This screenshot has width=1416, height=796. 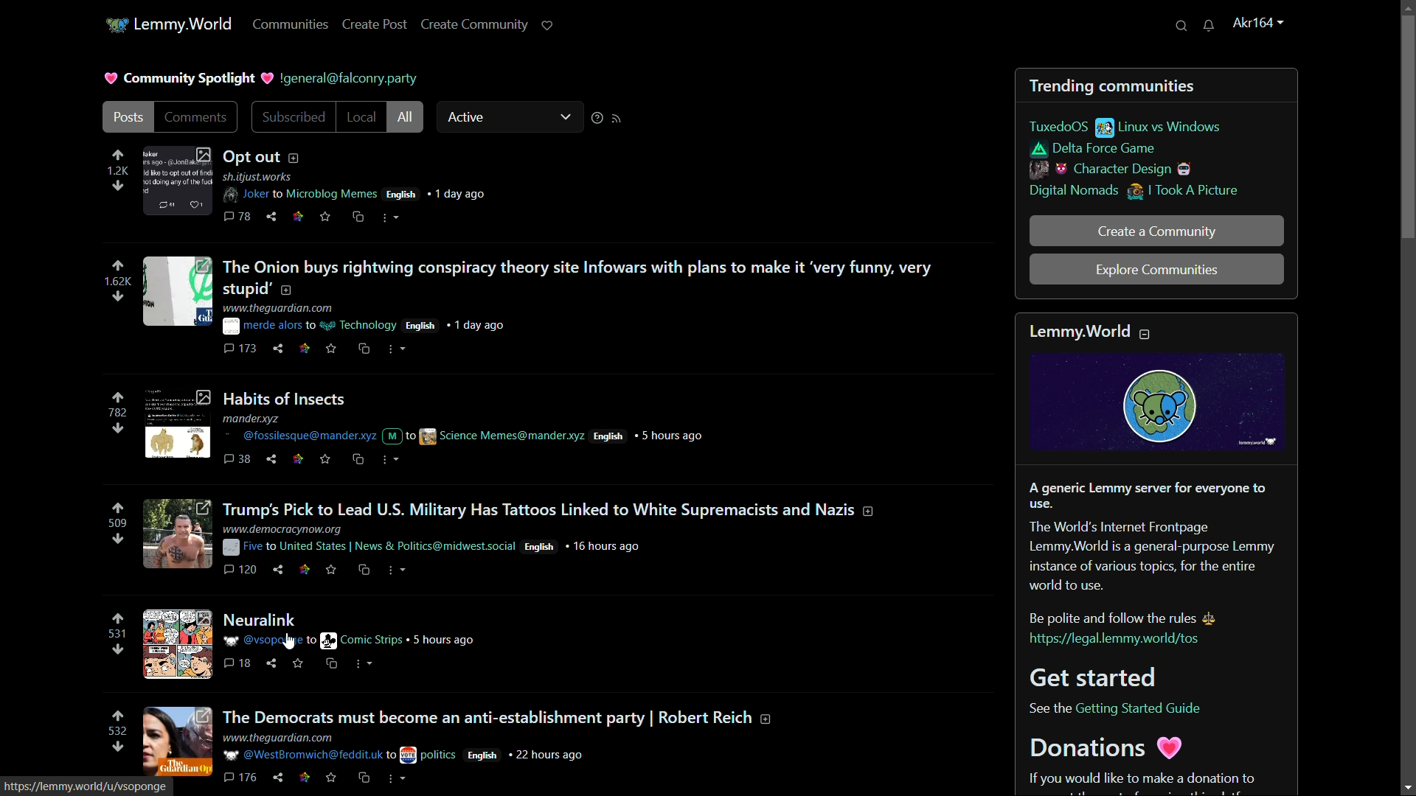 What do you see at coordinates (549, 528) in the screenshot?
I see `post-4` at bounding box center [549, 528].